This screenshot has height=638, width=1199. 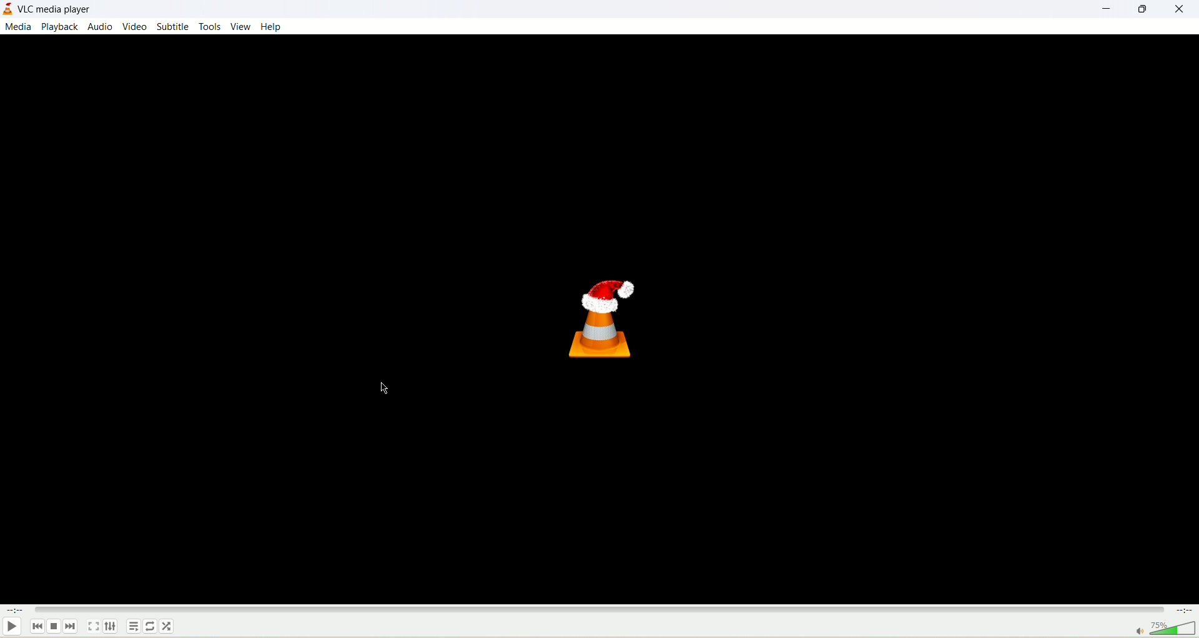 I want to click on application icon, so click(x=8, y=10).